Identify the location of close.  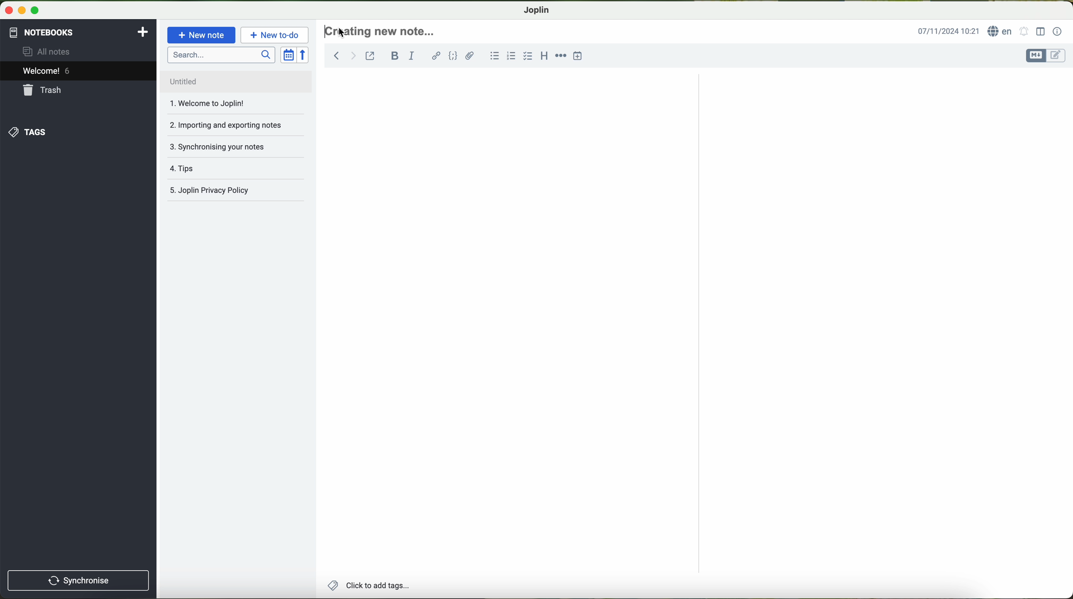
(7, 9).